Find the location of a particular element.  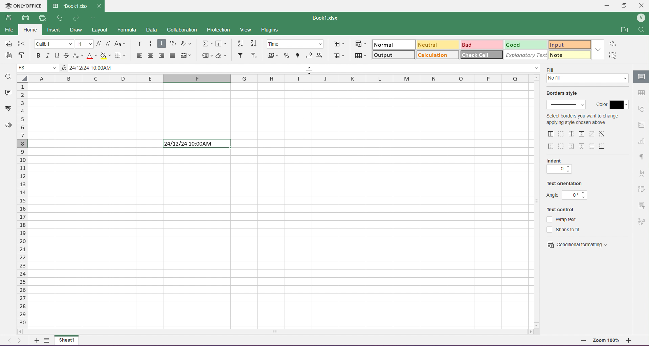

show/hide paragraph is located at coordinates (641, 156).